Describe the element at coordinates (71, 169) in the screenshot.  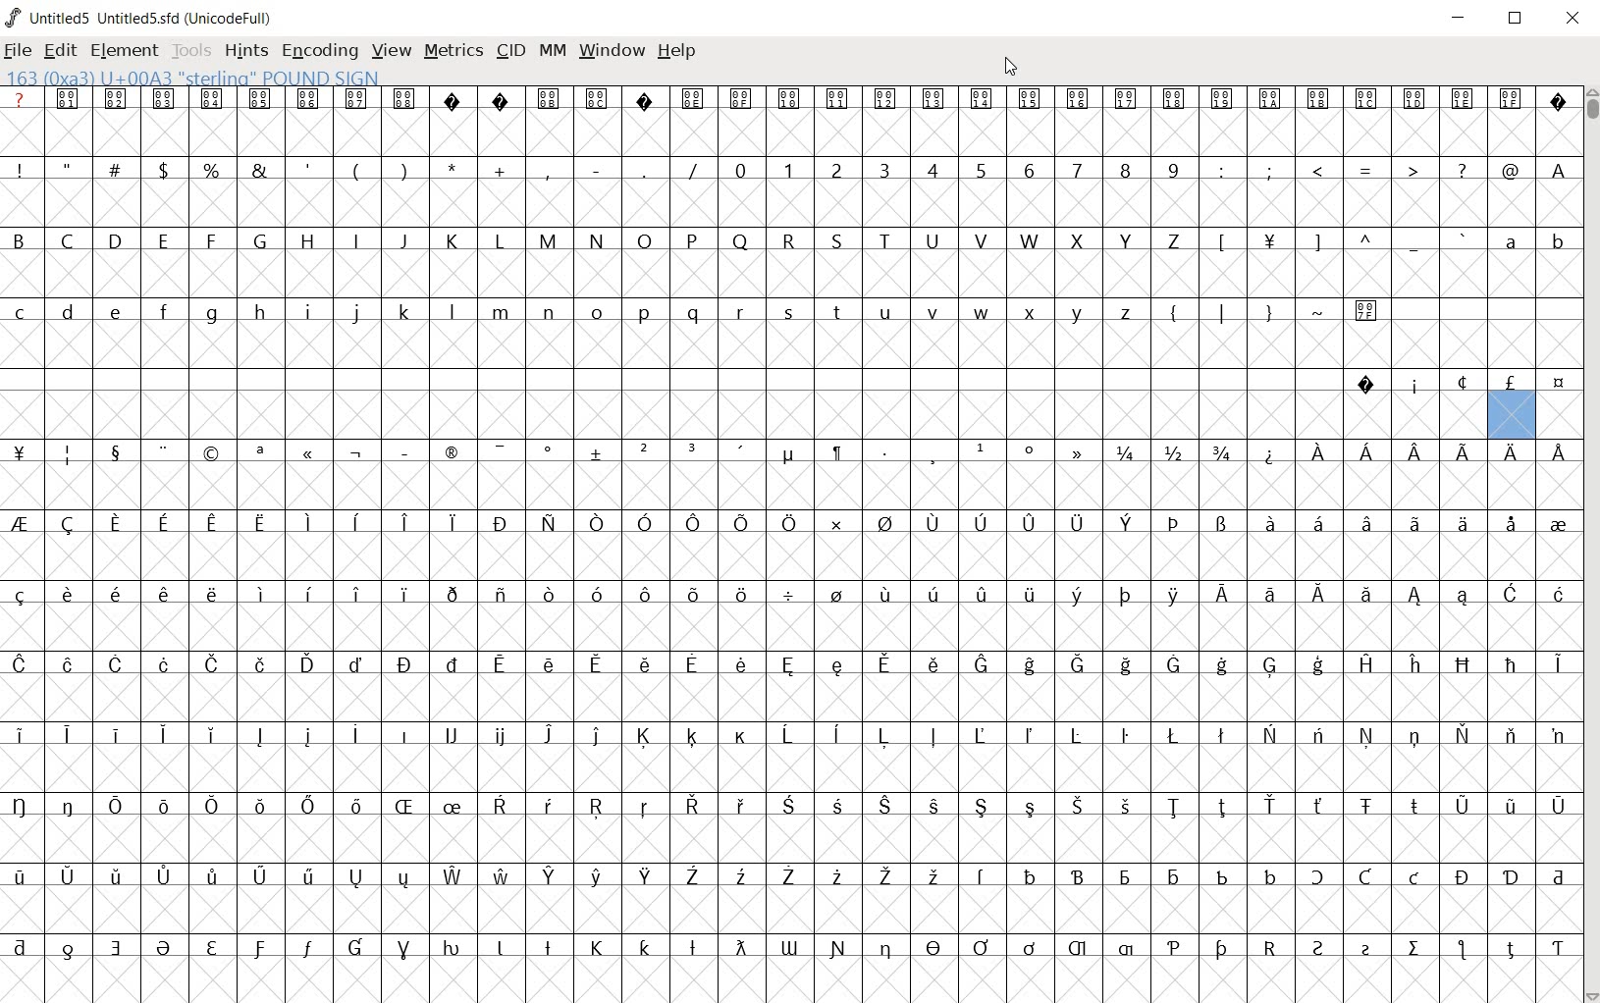
I see `"` at that location.